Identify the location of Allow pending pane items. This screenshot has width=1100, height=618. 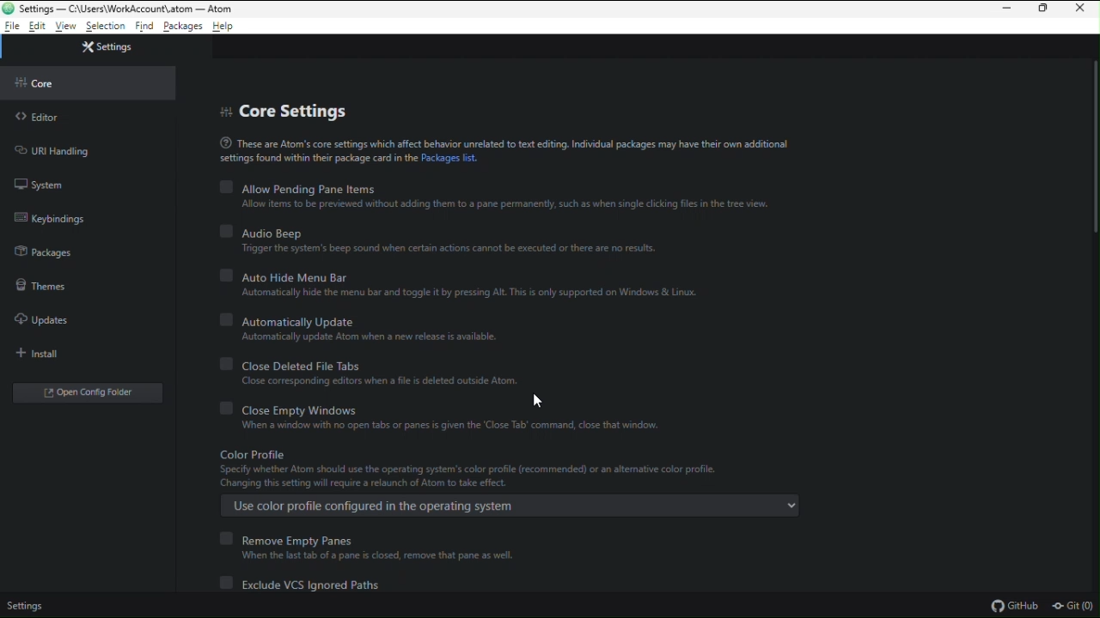
(496, 196).